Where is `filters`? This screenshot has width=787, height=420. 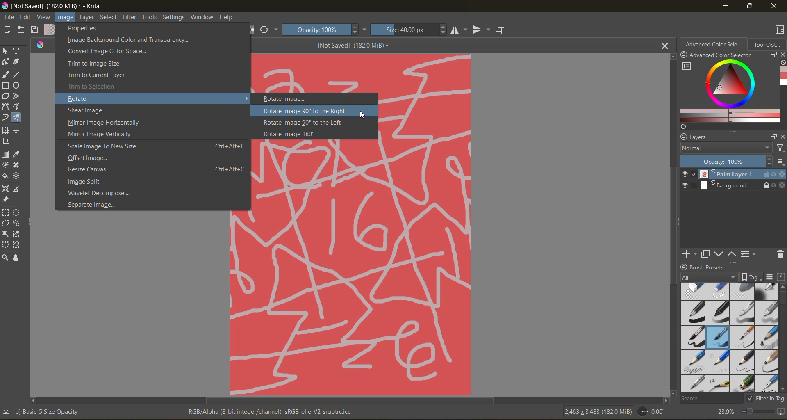 filters is located at coordinates (132, 18).